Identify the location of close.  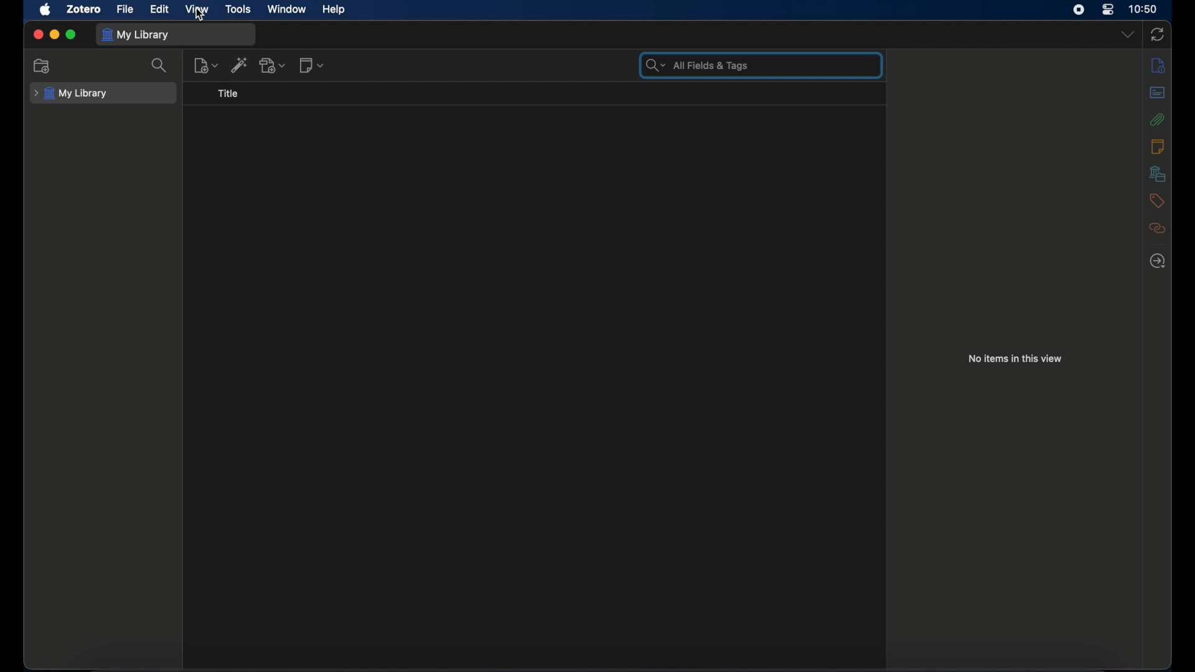
(37, 34).